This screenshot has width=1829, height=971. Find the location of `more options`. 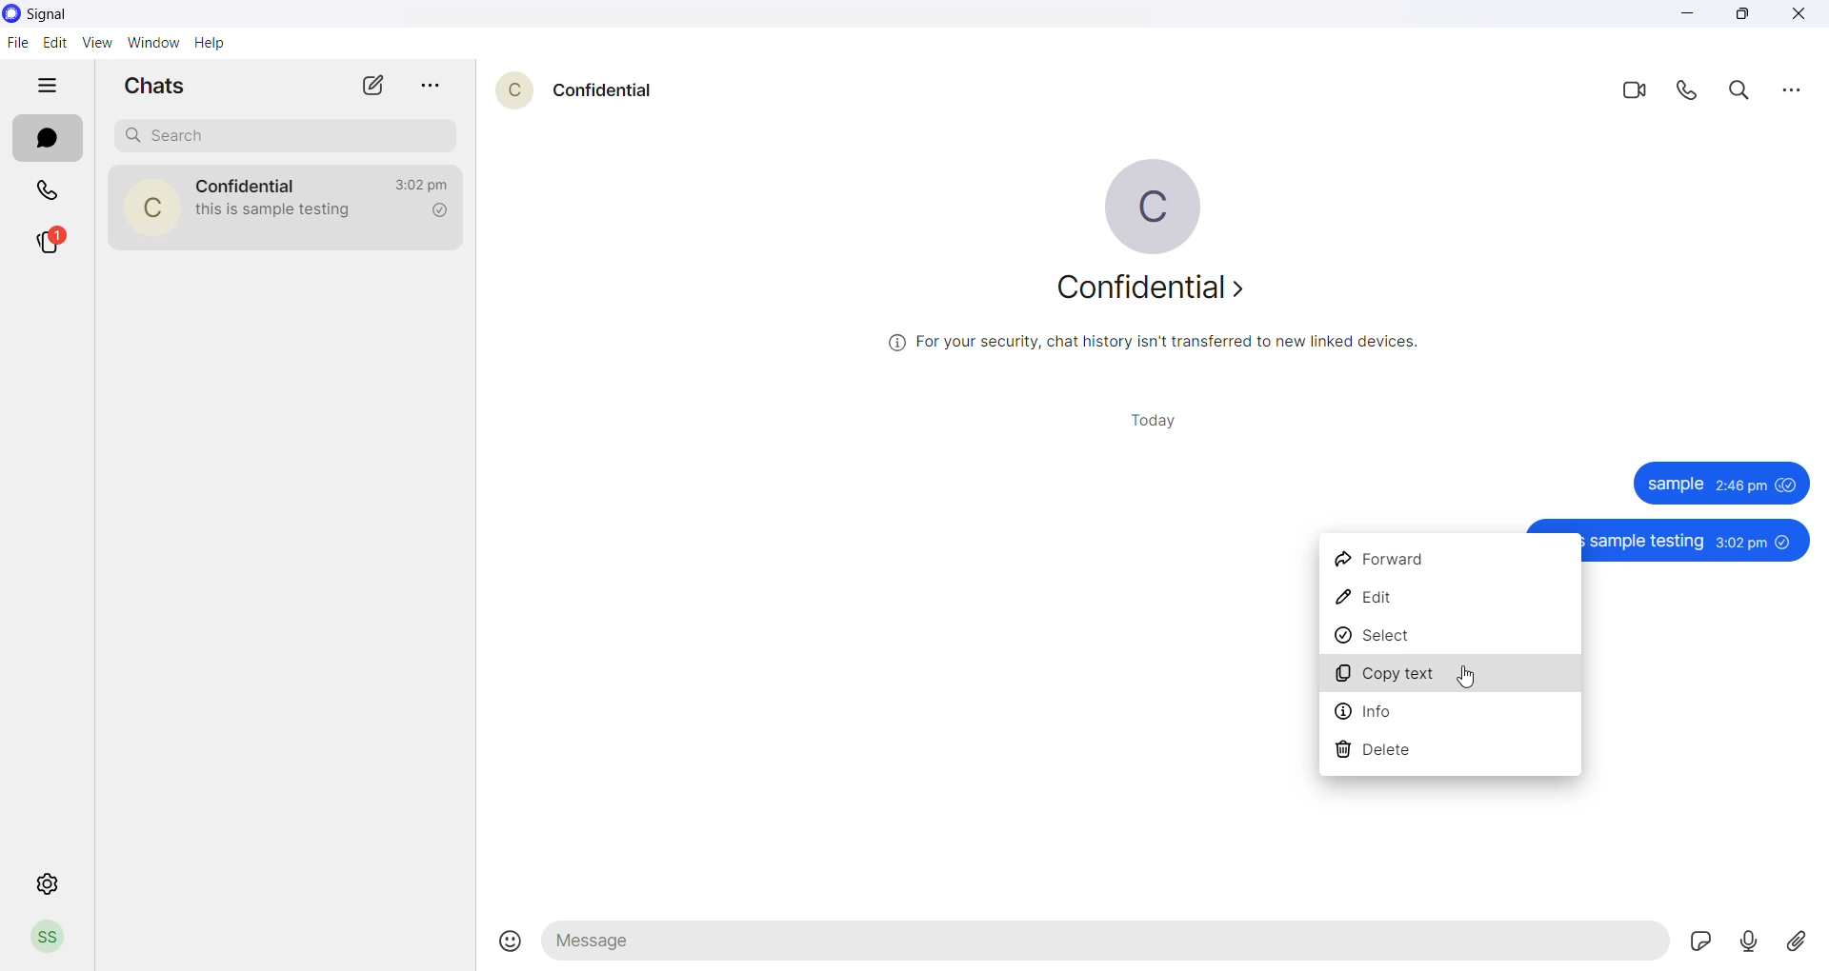

more options is located at coordinates (1795, 94).